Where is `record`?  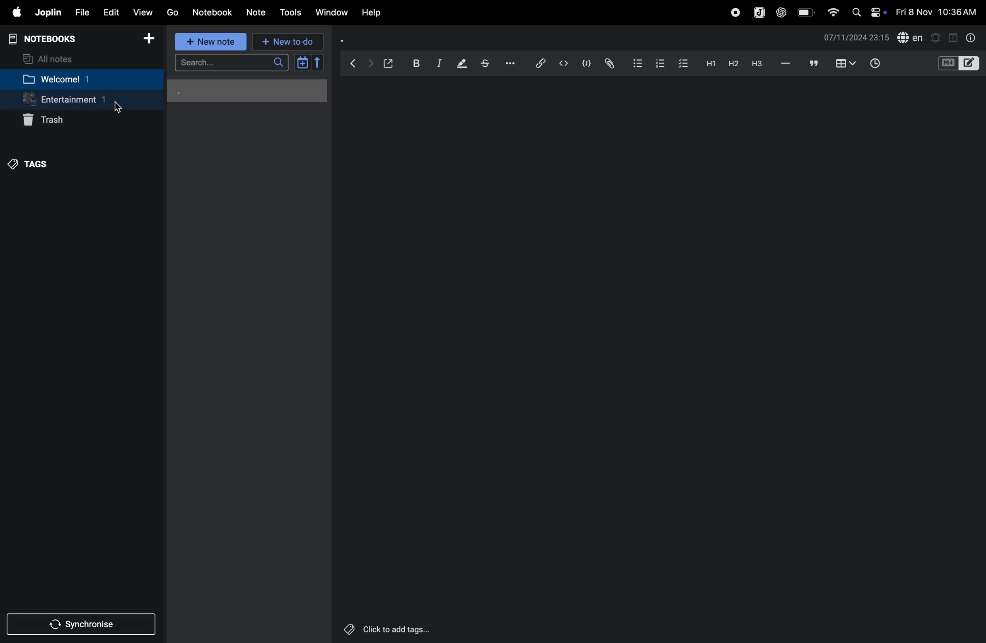 record is located at coordinates (735, 13).